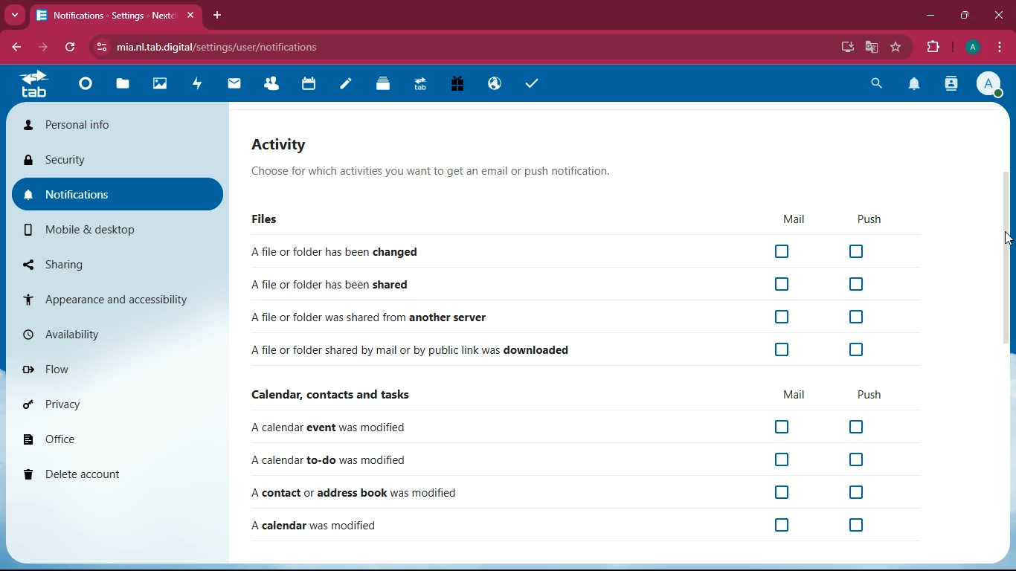 The height and width of the screenshot is (571, 1016). What do you see at coordinates (89, 86) in the screenshot?
I see `Dashboard` at bounding box center [89, 86].